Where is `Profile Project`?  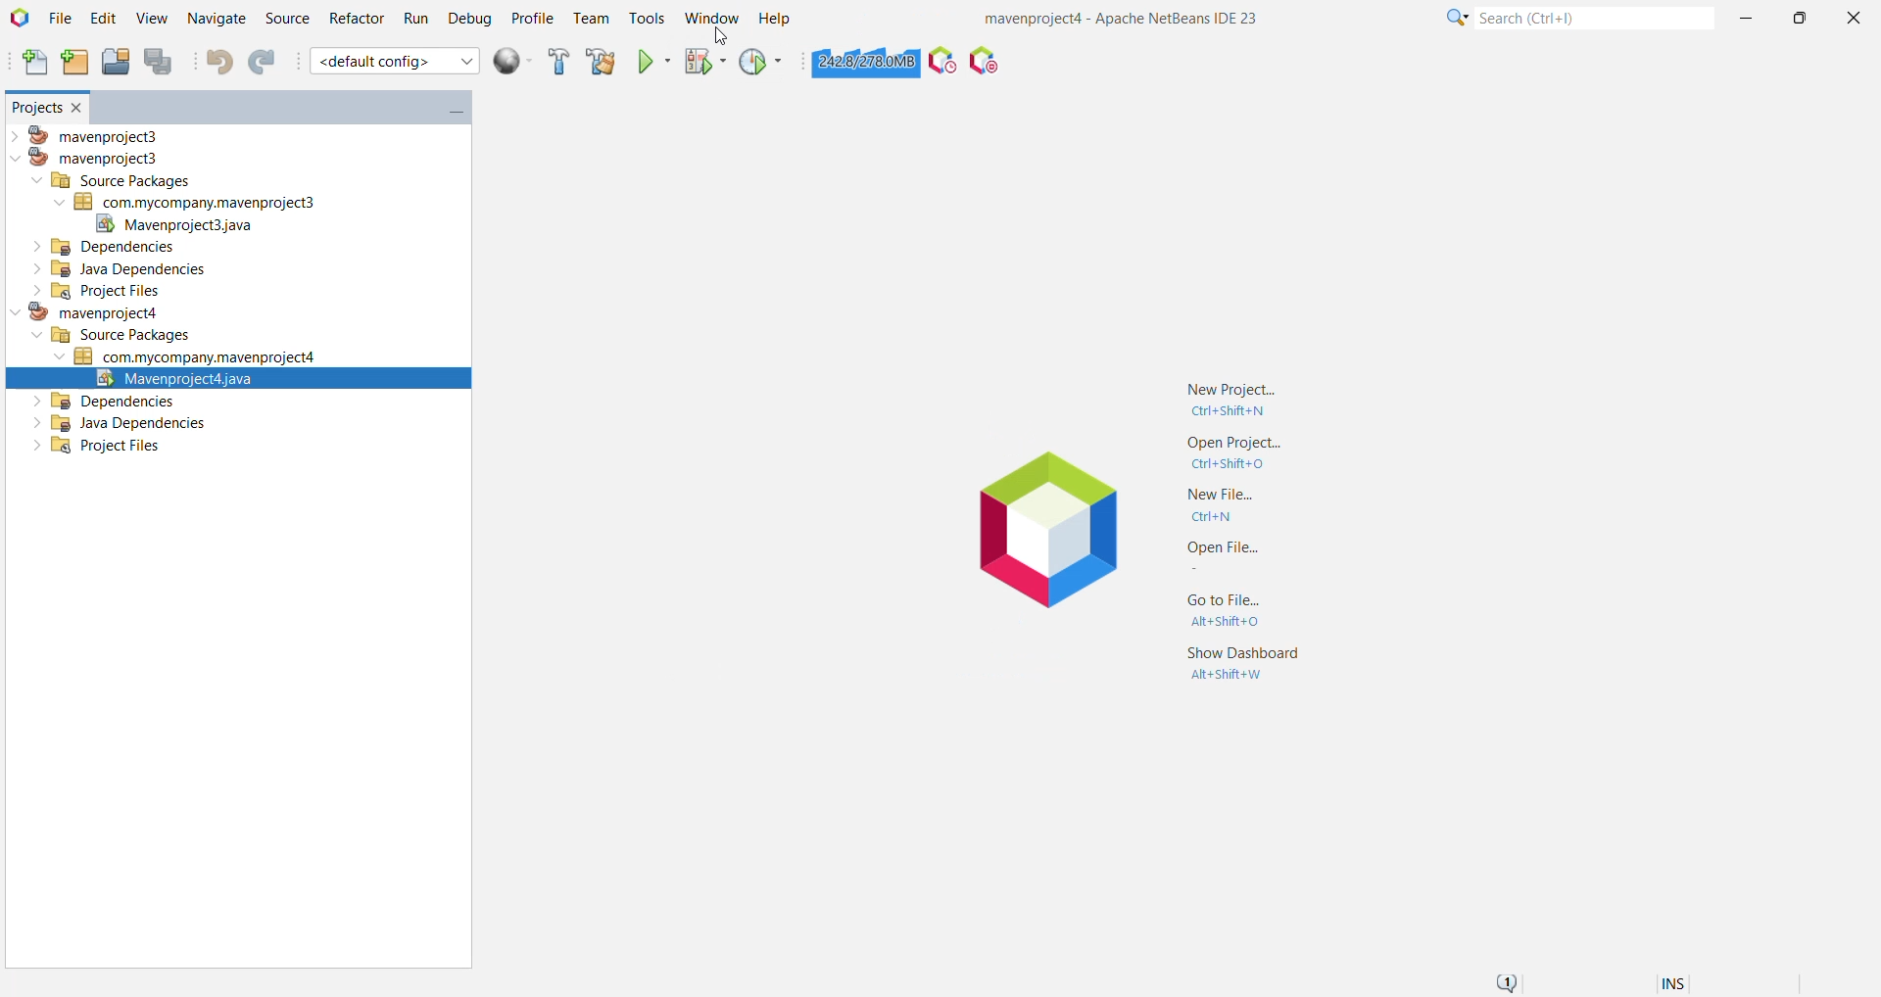 Profile Project is located at coordinates (763, 64).